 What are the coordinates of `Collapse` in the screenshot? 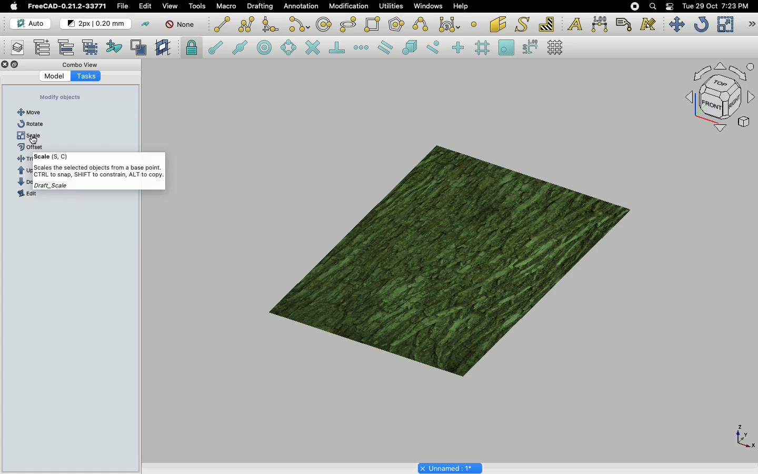 It's located at (15, 65).